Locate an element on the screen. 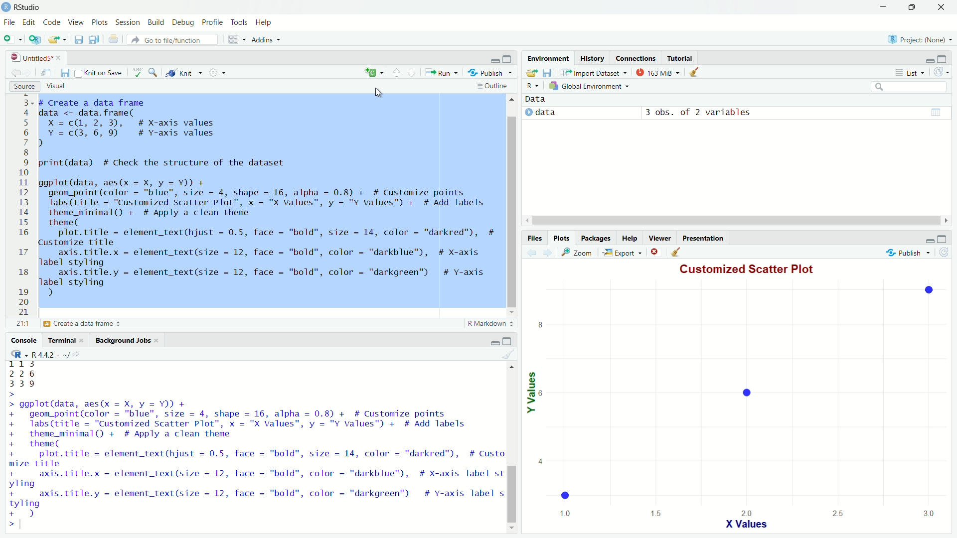  Open an existing file is located at coordinates (58, 39).